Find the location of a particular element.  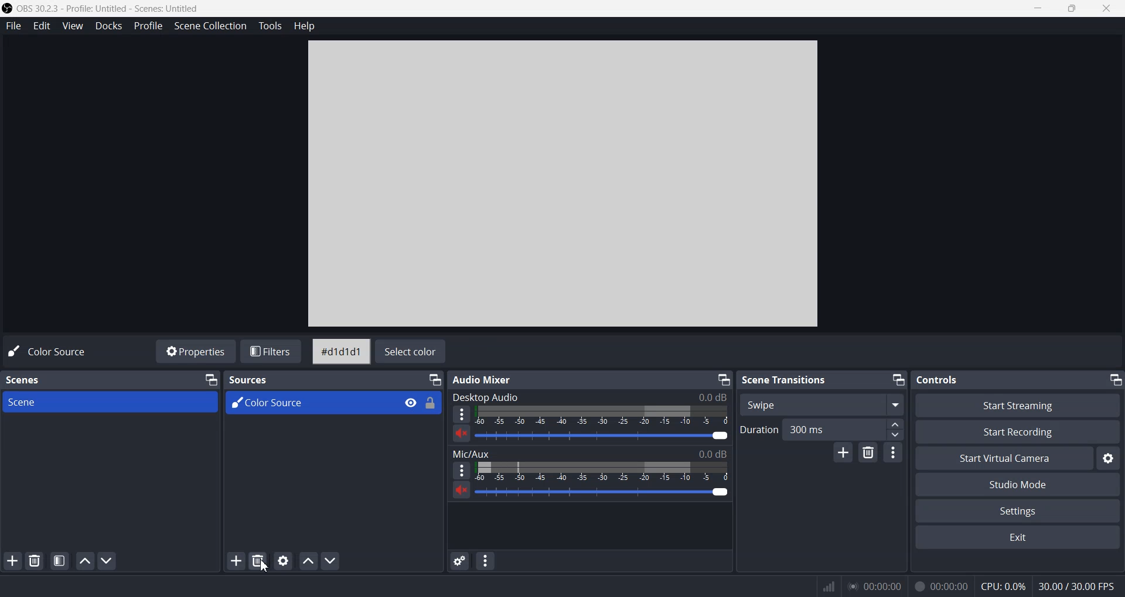

Move Source Up is located at coordinates (308, 561).